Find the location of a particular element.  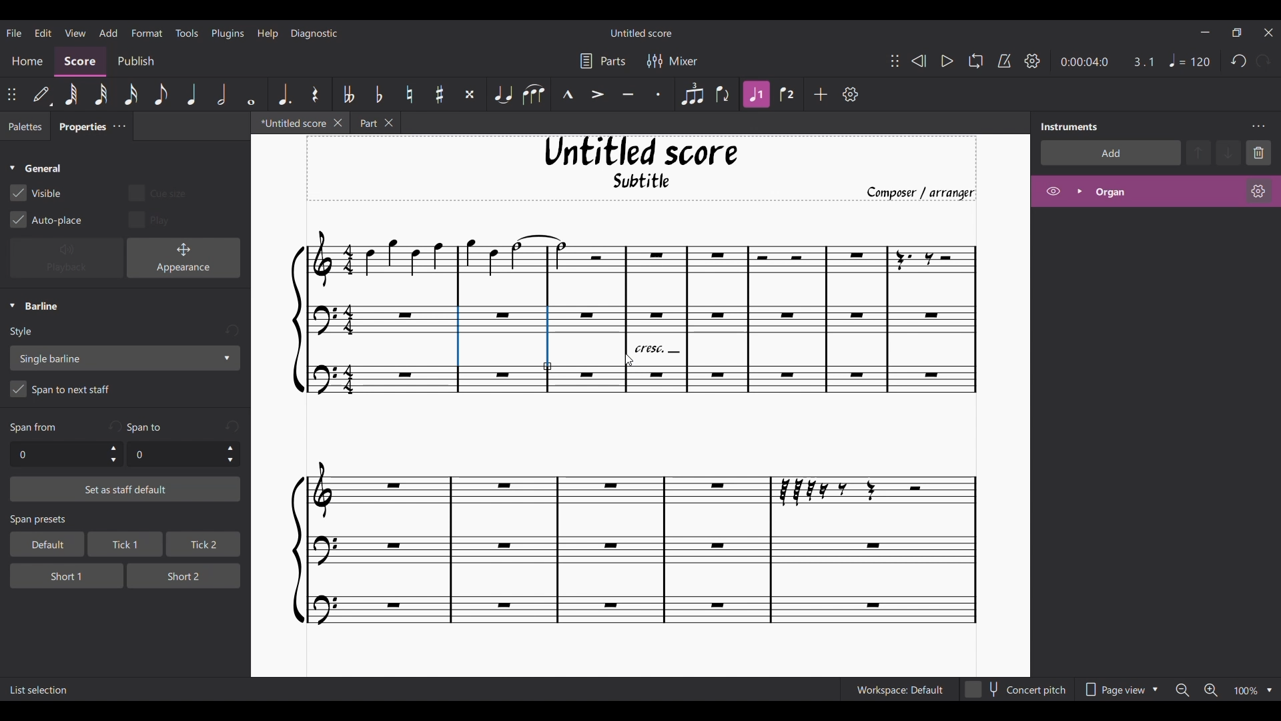

Current tab highlighted is located at coordinates (289, 125).